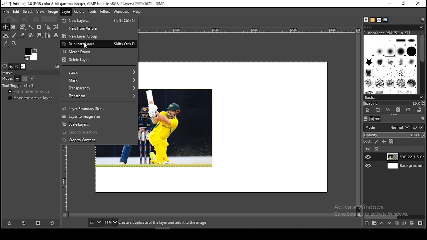 This screenshot has height=240, width=427. What do you see at coordinates (6, 43) in the screenshot?
I see `color picker tool` at bounding box center [6, 43].